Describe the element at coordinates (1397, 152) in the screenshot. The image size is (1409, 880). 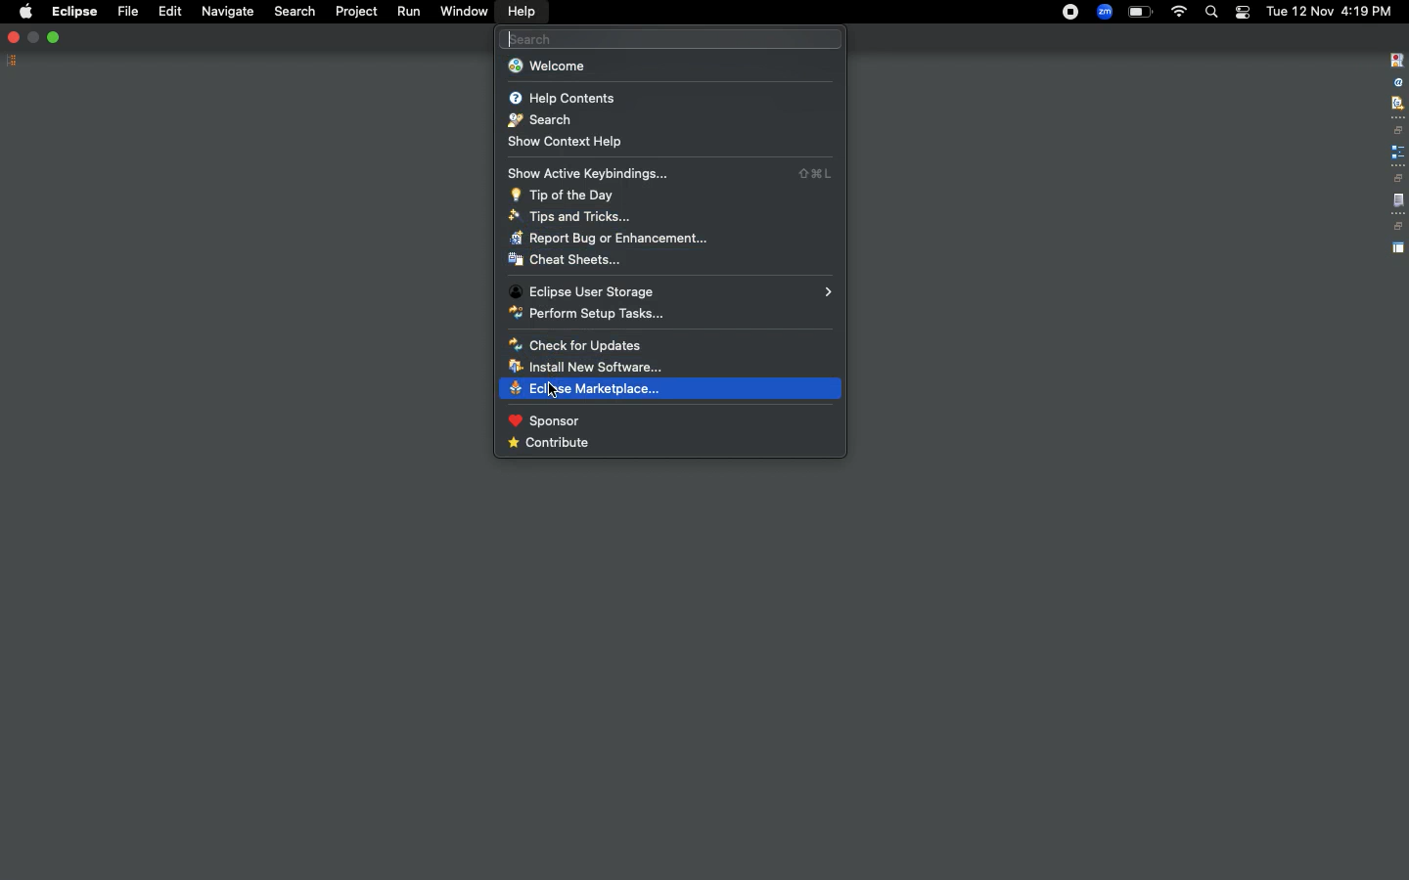
I see `extension point` at that location.